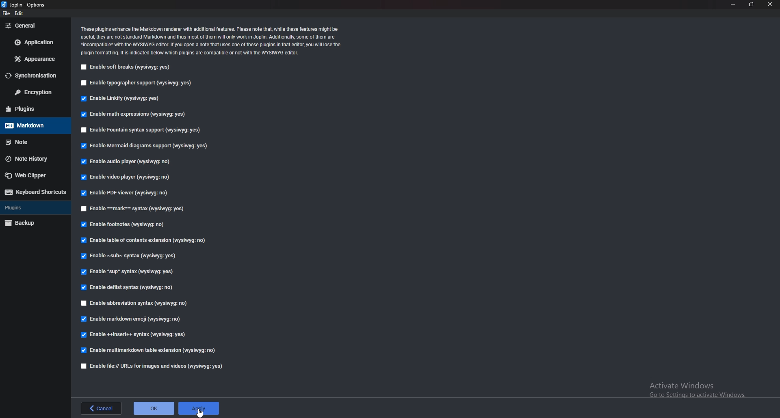 The image size is (780, 418). I want to click on options, so click(26, 5).